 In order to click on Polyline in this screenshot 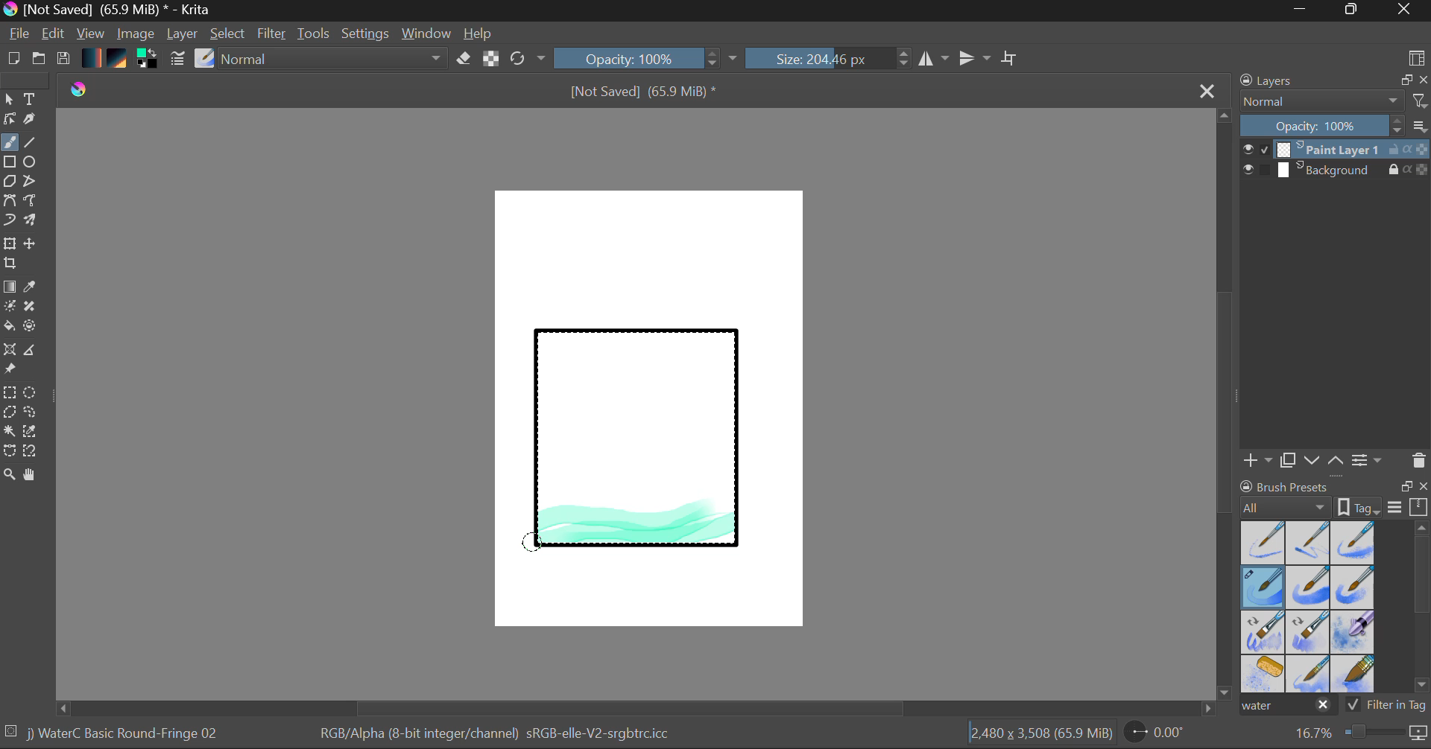, I will do `click(31, 182)`.